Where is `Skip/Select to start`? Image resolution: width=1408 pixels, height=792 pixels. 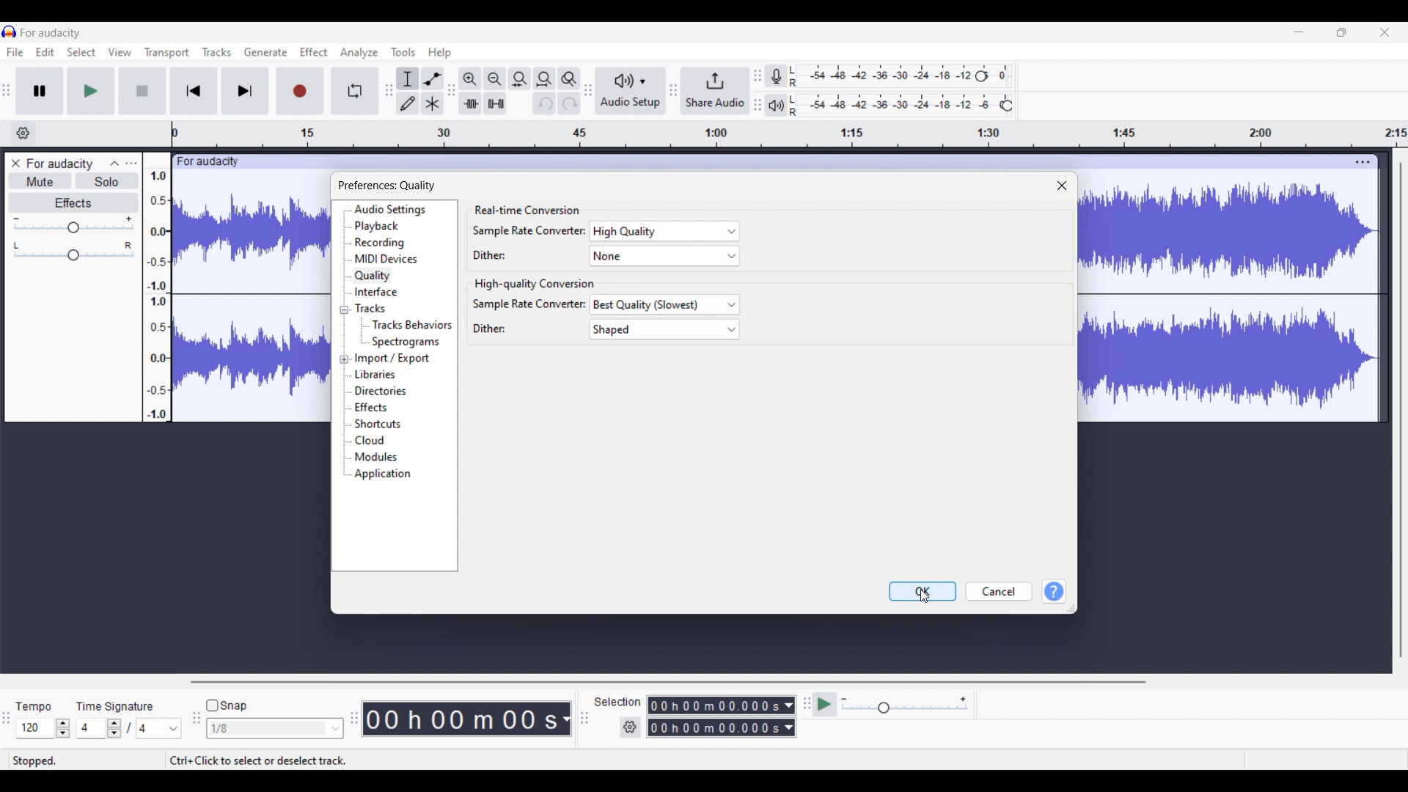
Skip/Select to start is located at coordinates (194, 91).